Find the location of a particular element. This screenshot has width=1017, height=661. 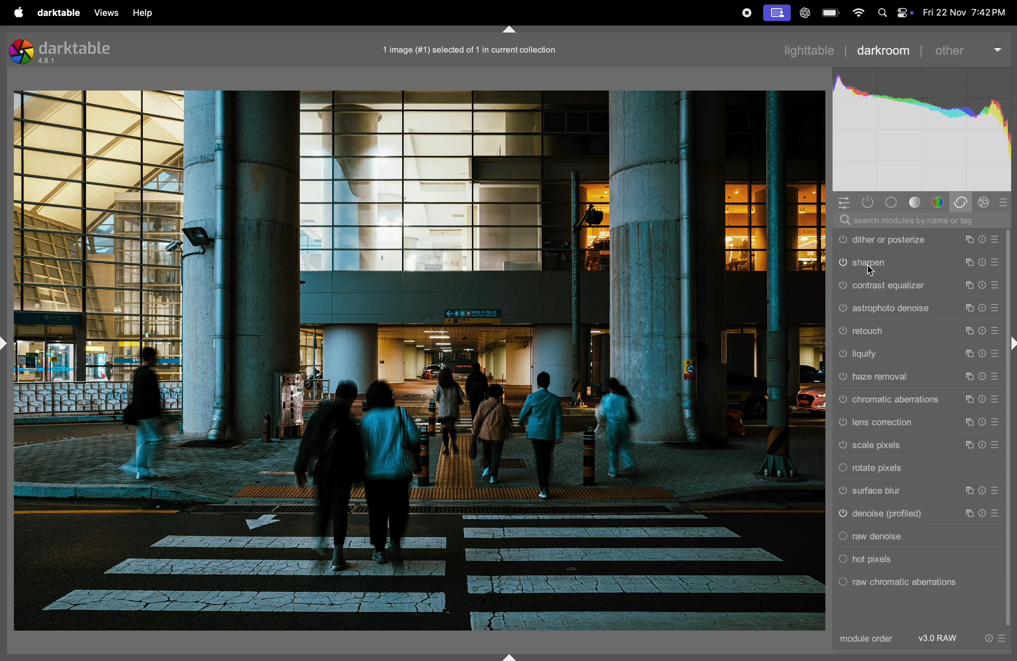

image is located at coordinates (420, 361).